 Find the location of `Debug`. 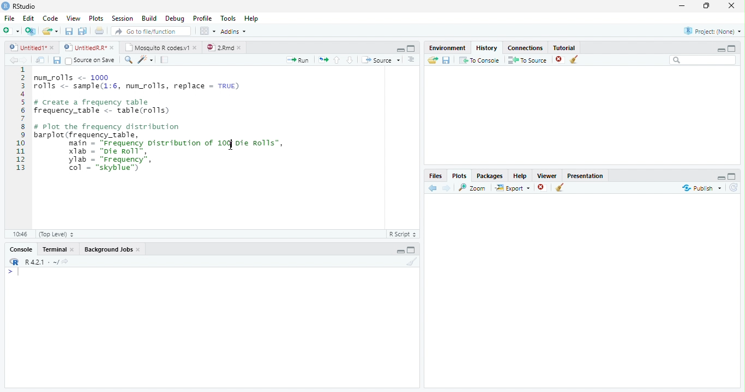

Debug is located at coordinates (175, 18).